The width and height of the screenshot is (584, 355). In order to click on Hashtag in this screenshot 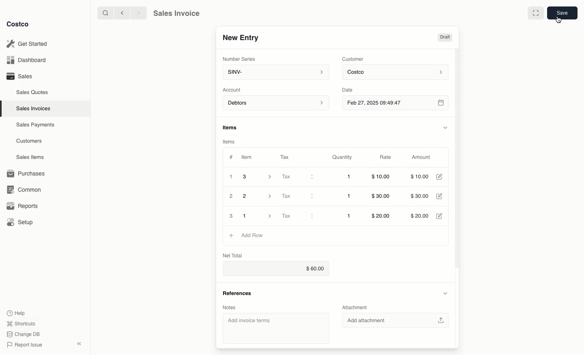, I will do `click(231, 157)`.